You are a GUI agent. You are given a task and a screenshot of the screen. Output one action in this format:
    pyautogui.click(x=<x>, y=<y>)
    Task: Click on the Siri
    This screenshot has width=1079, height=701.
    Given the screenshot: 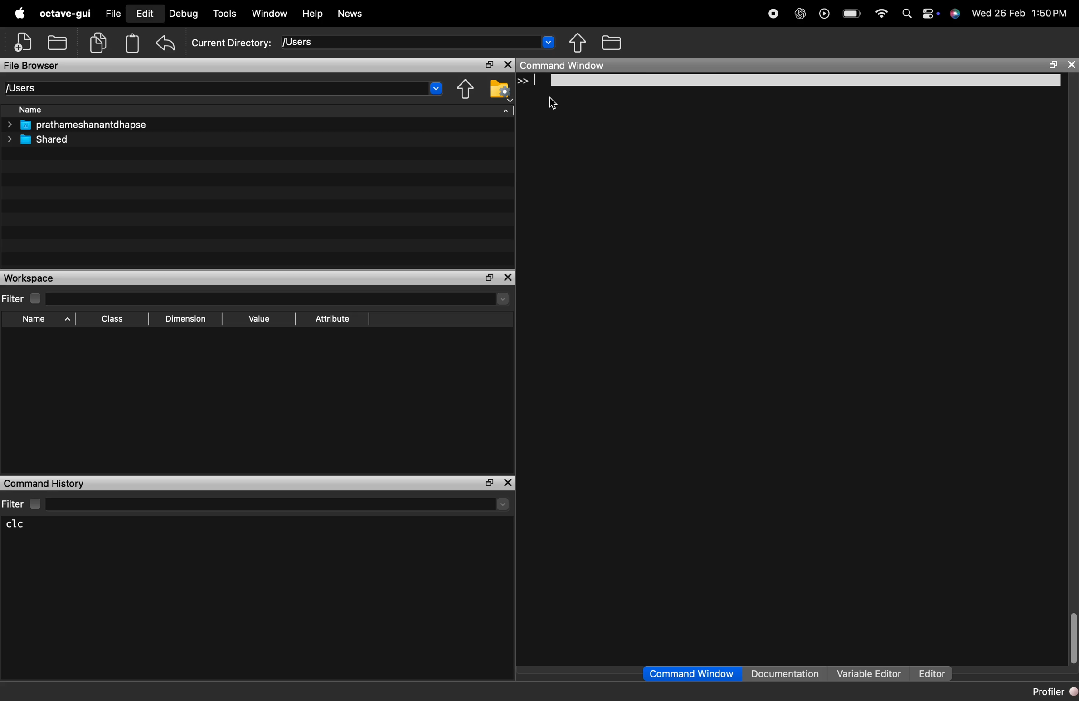 What is the action you would take?
    pyautogui.click(x=954, y=14)
    